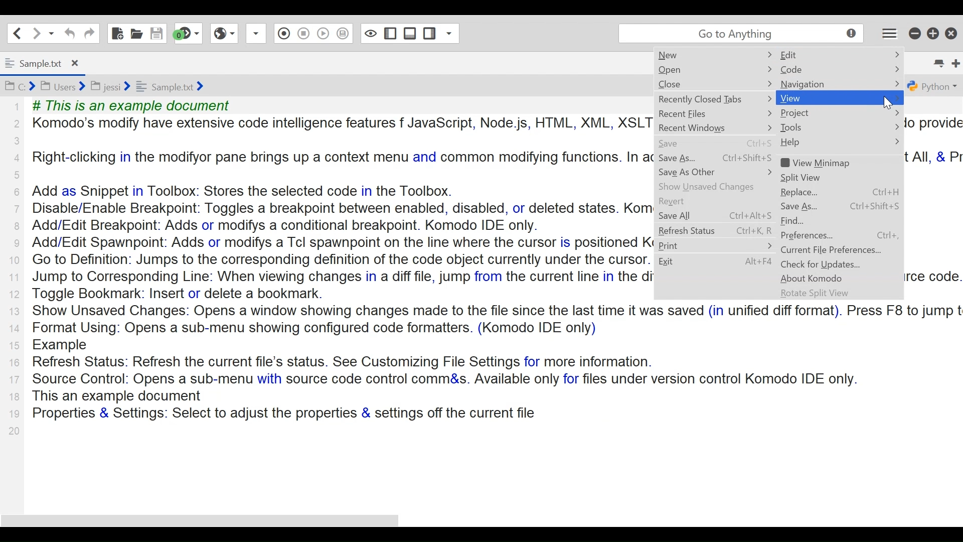 This screenshot has width=963, height=542. I want to click on Project, so click(800, 113).